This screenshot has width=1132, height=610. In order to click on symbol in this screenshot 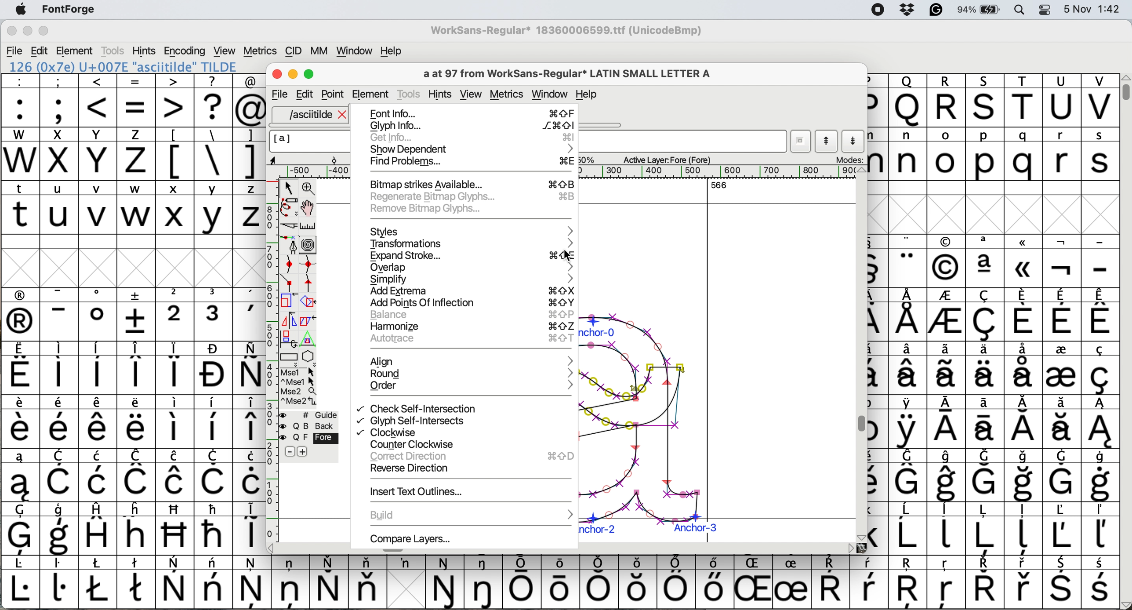, I will do `click(252, 581)`.